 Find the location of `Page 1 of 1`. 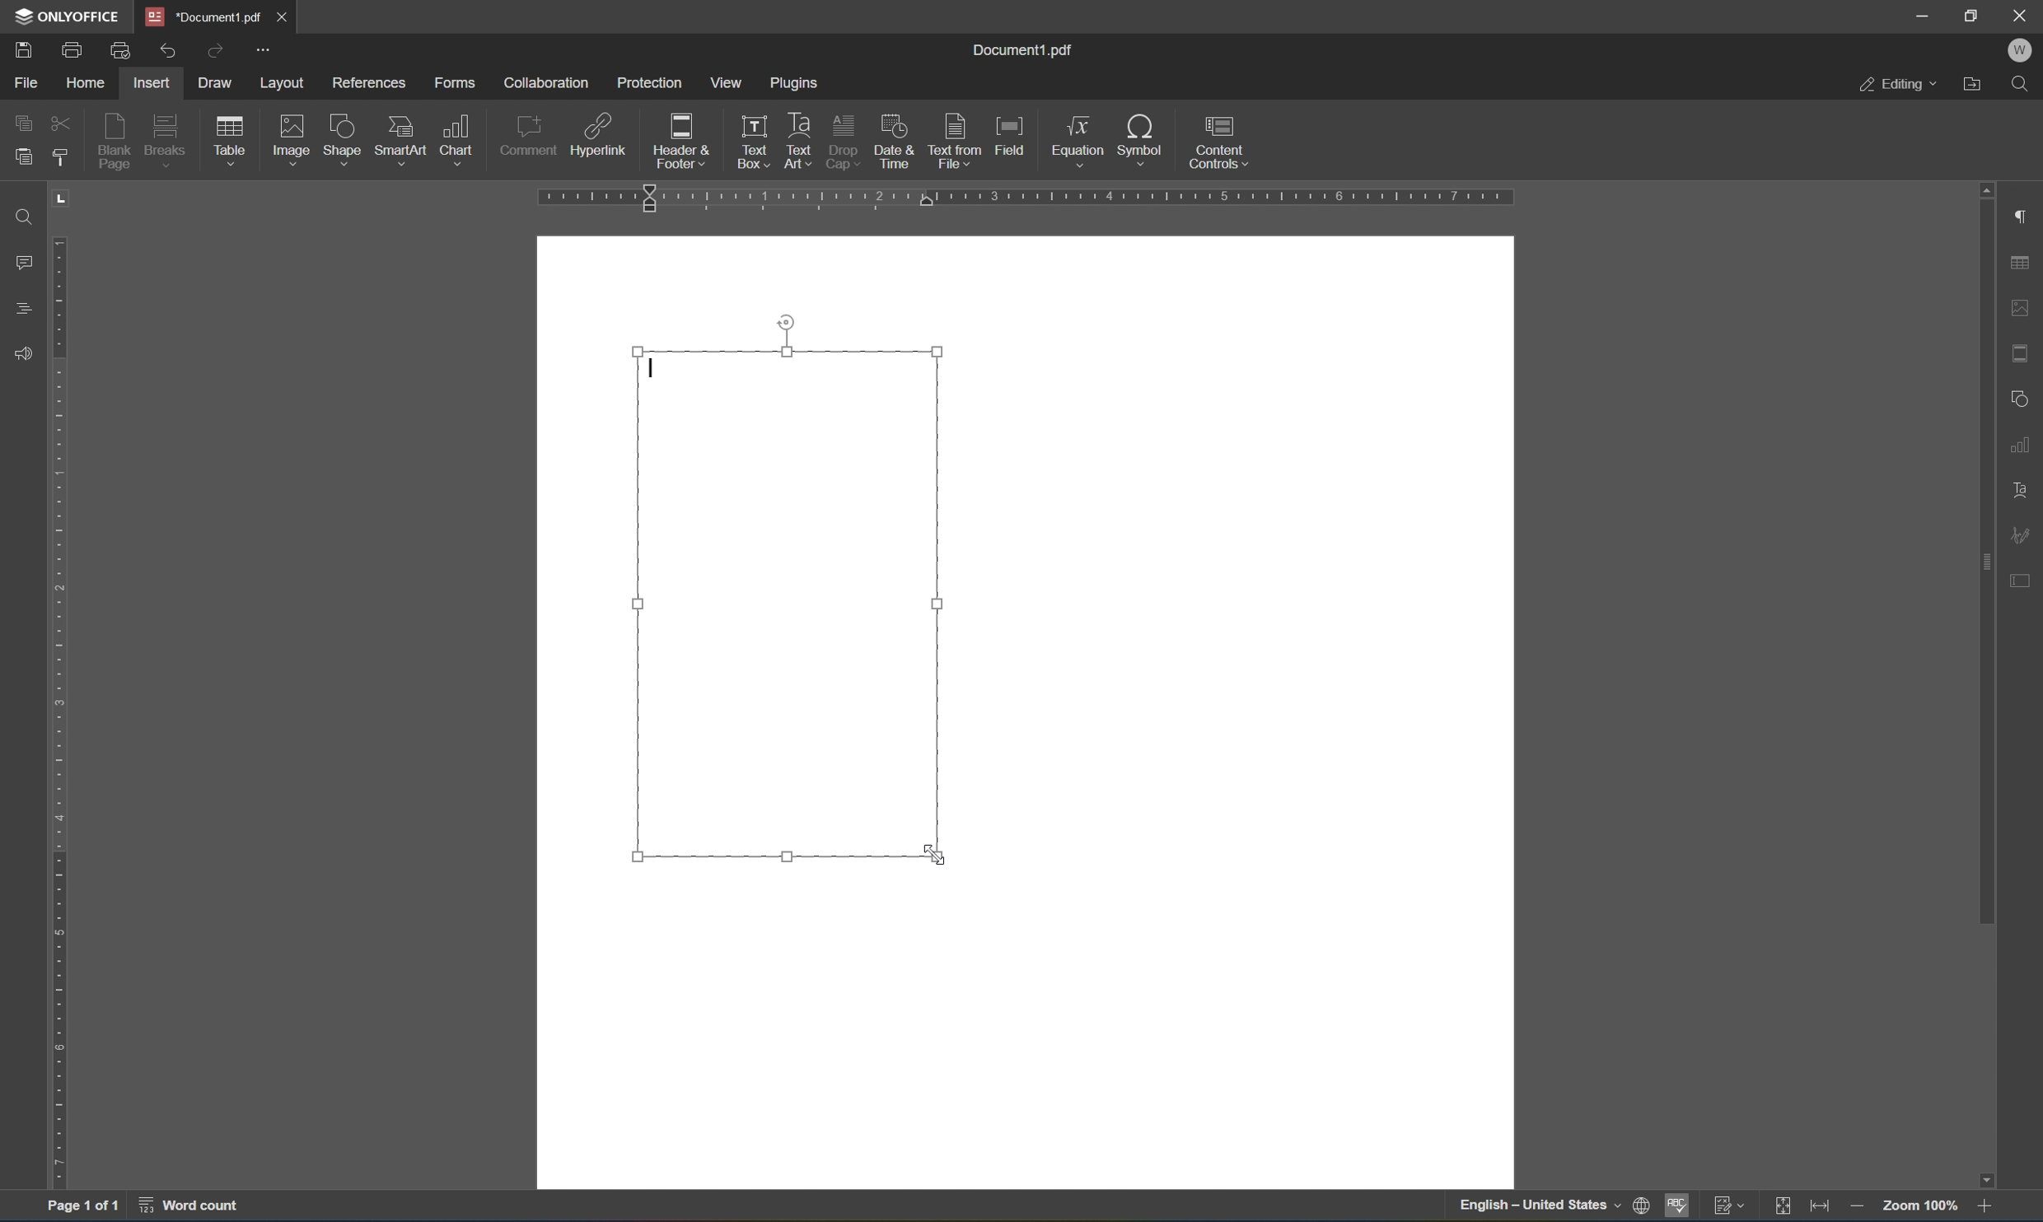

Page 1 of 1 is located at coordinates (83, 1208).